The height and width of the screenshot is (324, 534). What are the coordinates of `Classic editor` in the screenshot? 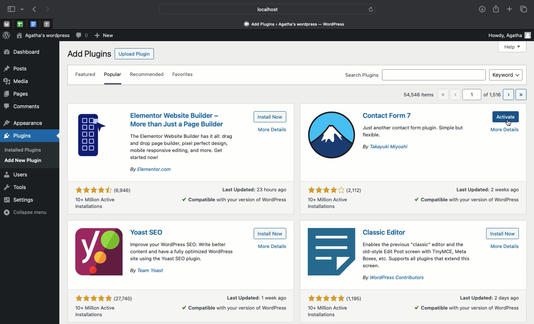 It's located at (387, 232).